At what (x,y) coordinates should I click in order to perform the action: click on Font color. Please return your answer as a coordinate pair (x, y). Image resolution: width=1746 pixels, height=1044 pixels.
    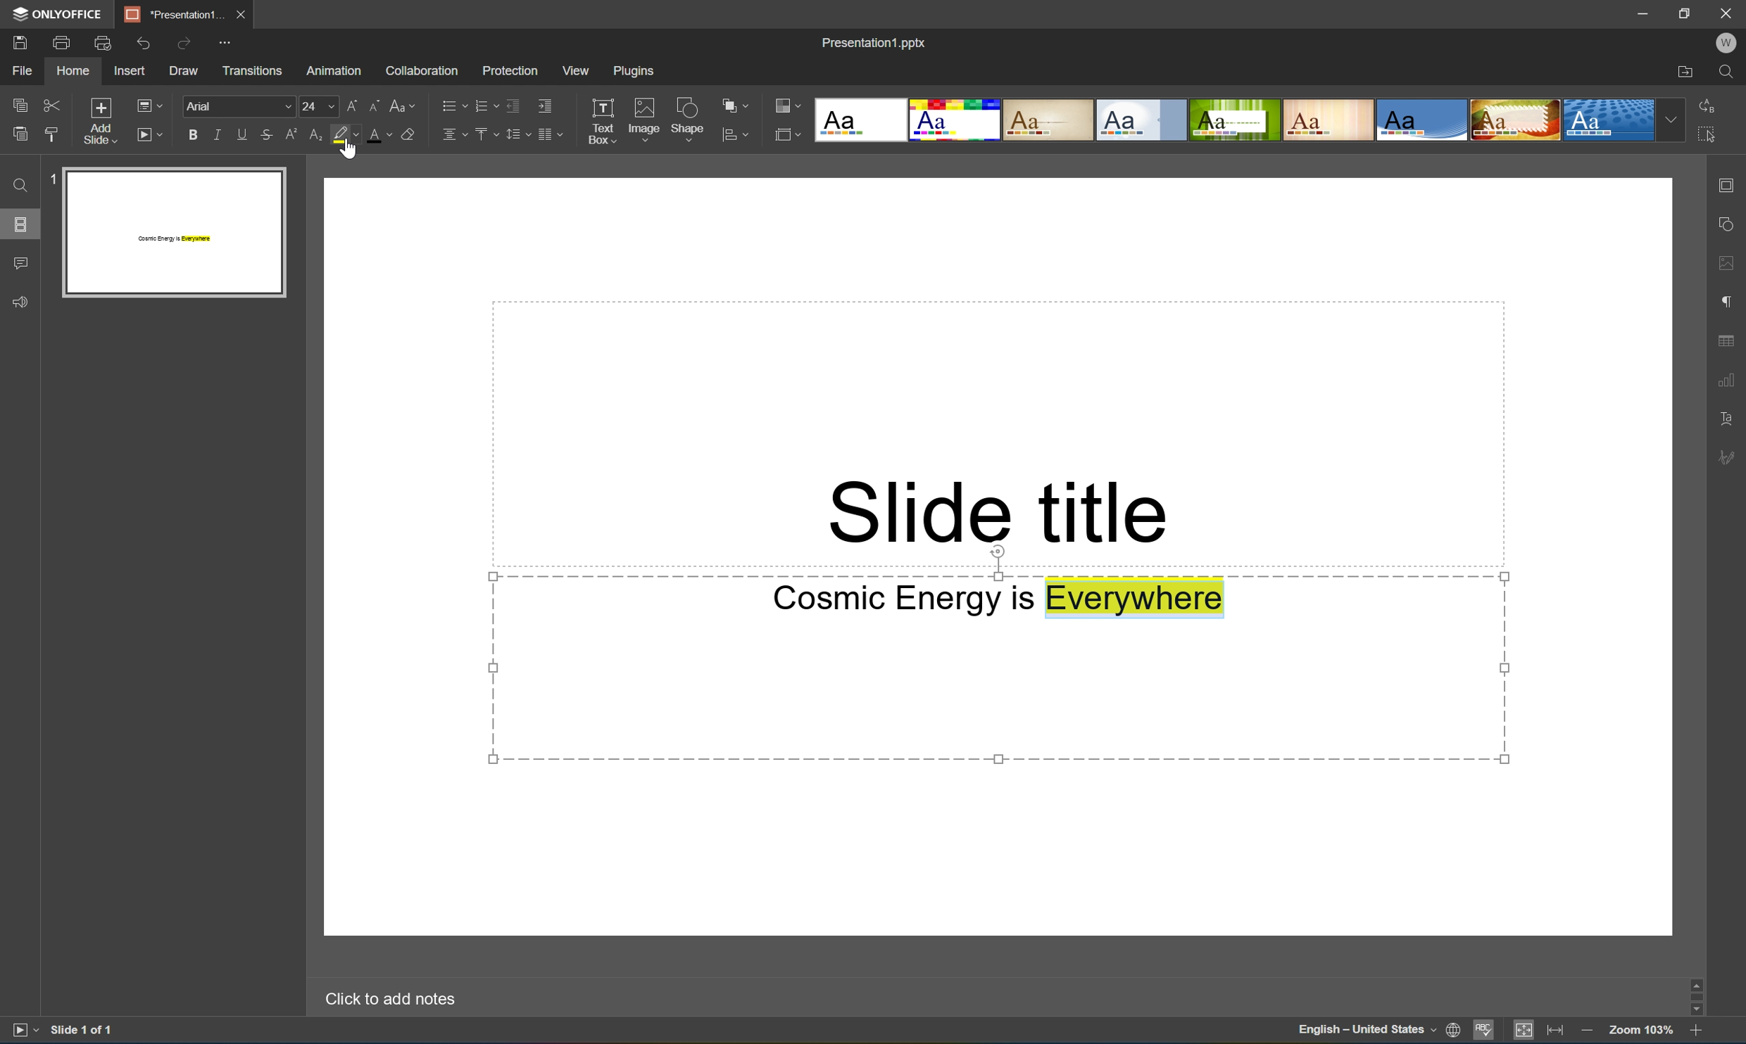
    Looking at the image, I should click on (382, 132).